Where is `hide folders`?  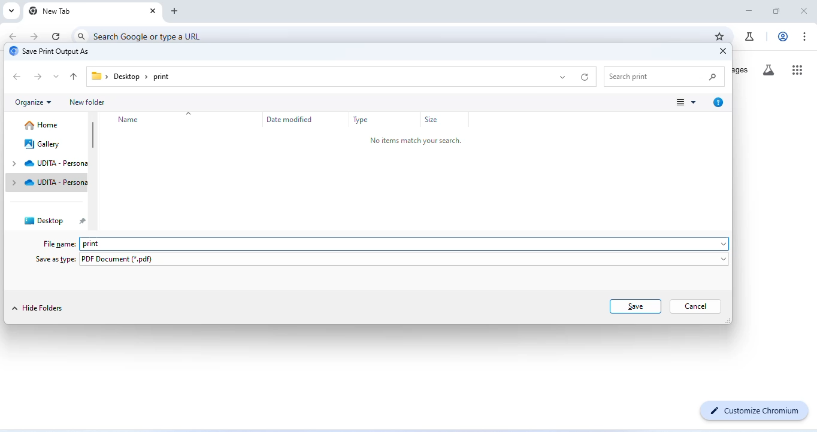 hide folders is located at coordinates (41, 308).